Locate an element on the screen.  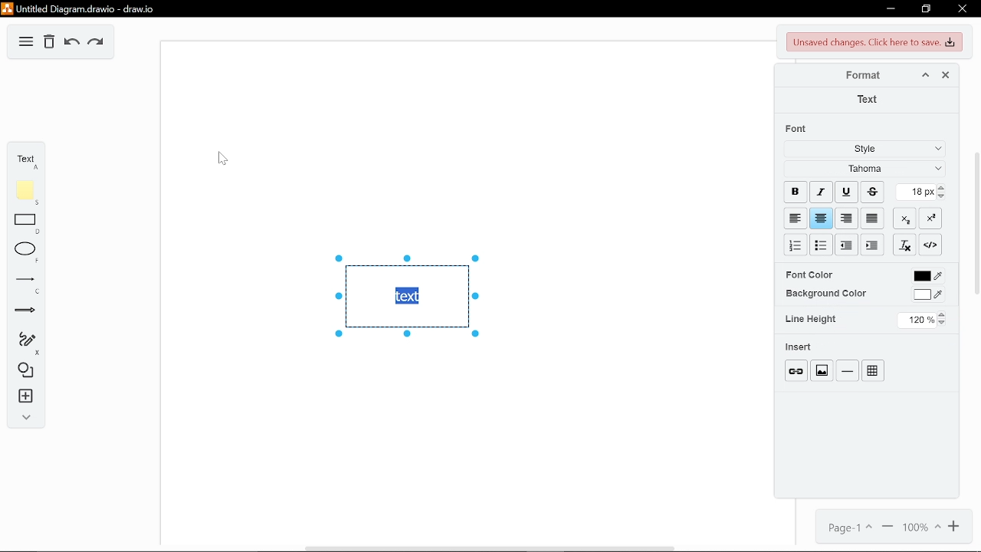
zoom out is located at coordinates (887, 527).